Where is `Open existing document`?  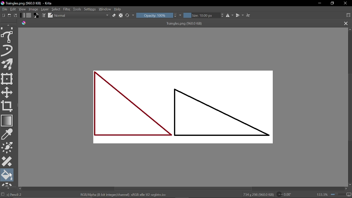
Open existing document is located at coordinates (9, 15).